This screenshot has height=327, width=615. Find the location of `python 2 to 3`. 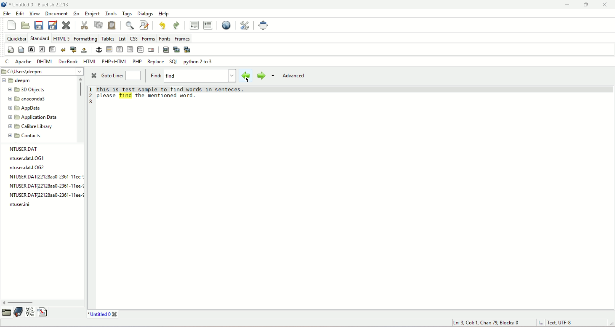

python 2 to 3 is located at coordinates (198, 62).